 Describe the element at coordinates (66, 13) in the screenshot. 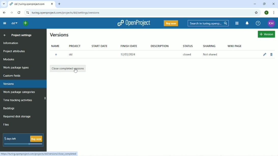

I see `Site` at that location.